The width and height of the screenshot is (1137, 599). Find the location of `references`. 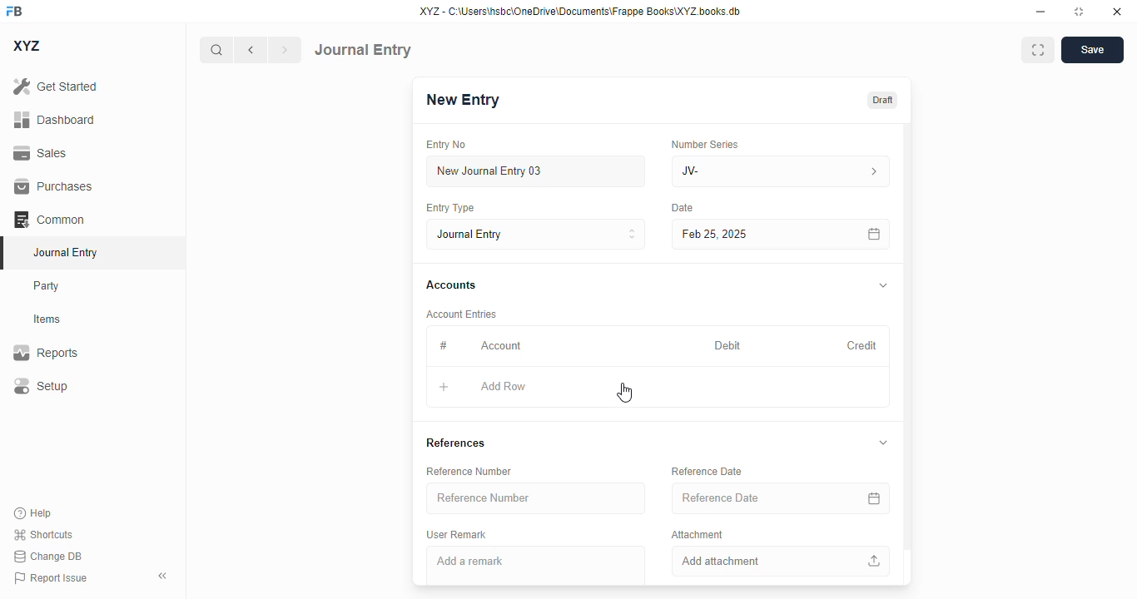

references is located at coordinates (456, 443).